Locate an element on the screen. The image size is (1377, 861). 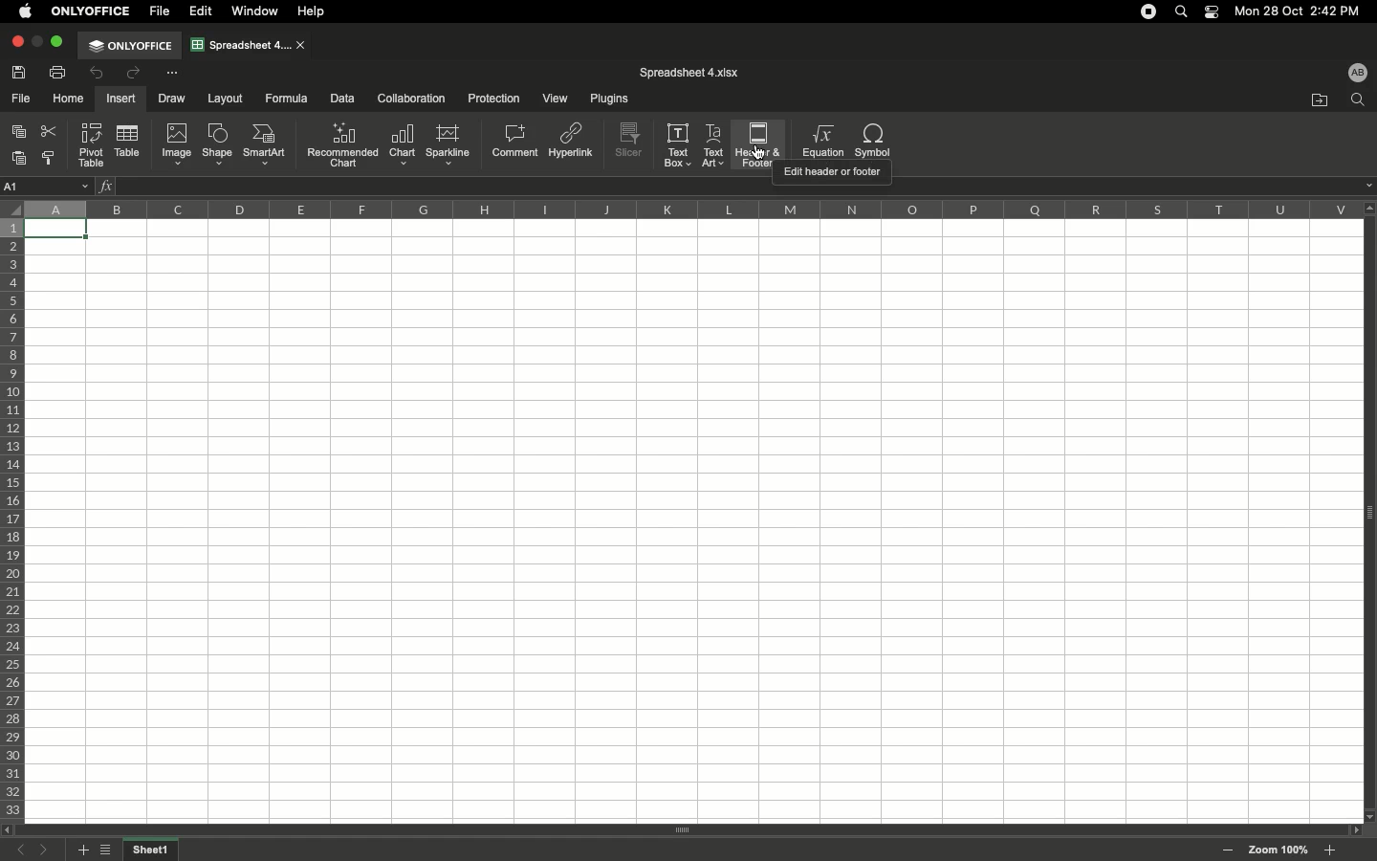
Insert function is located at coordinates (107, 186).